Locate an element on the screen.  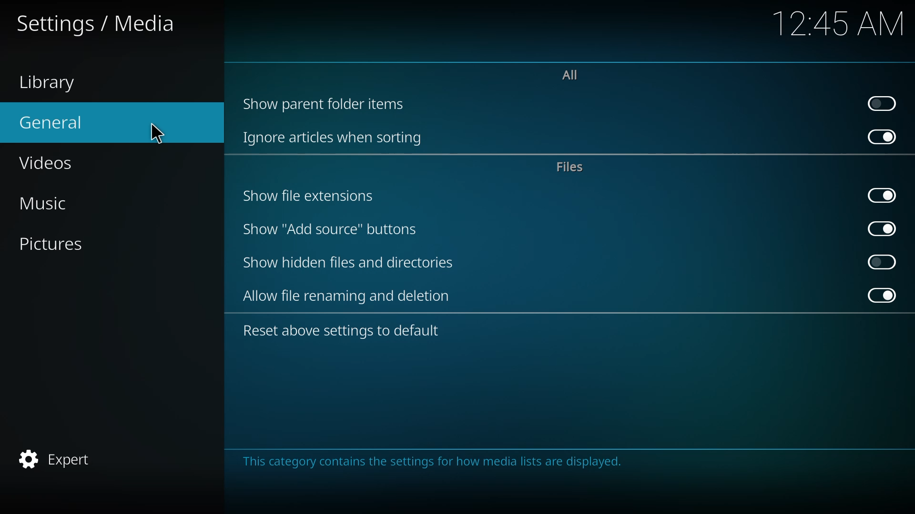
show add source button is located at coordinates (331, 229).